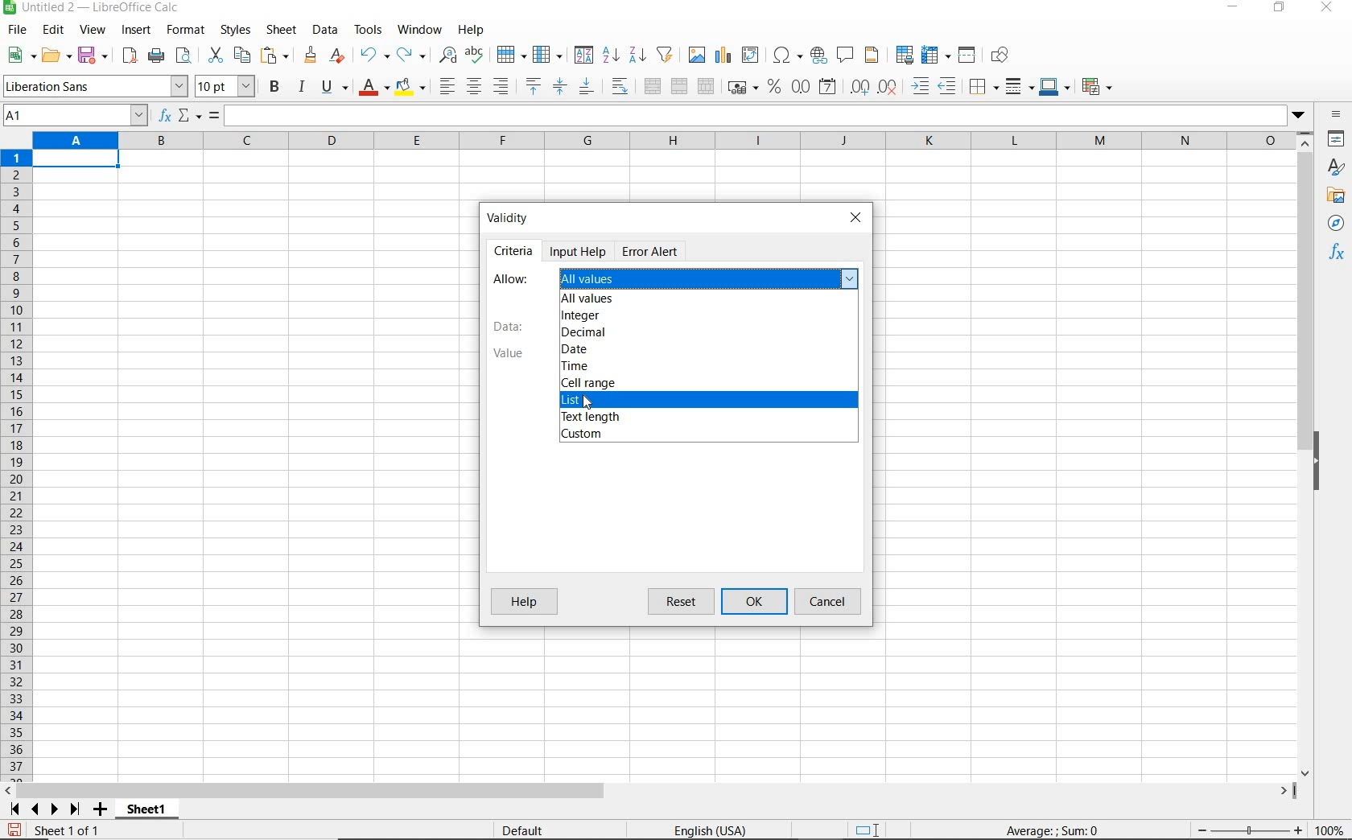 This screenshot has width=1352, height=840. What do you see at coordinates (375, 87) in the screenshot?
I see `font color` at bounding box center [375, 87].